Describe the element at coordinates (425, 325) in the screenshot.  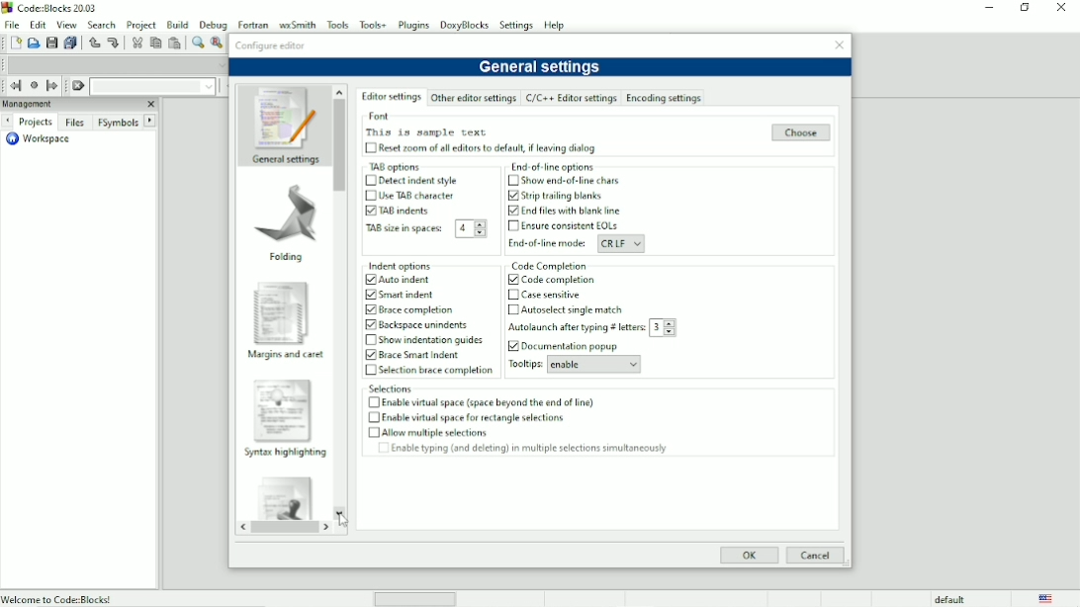
I see `Backspace urindents` at that location.